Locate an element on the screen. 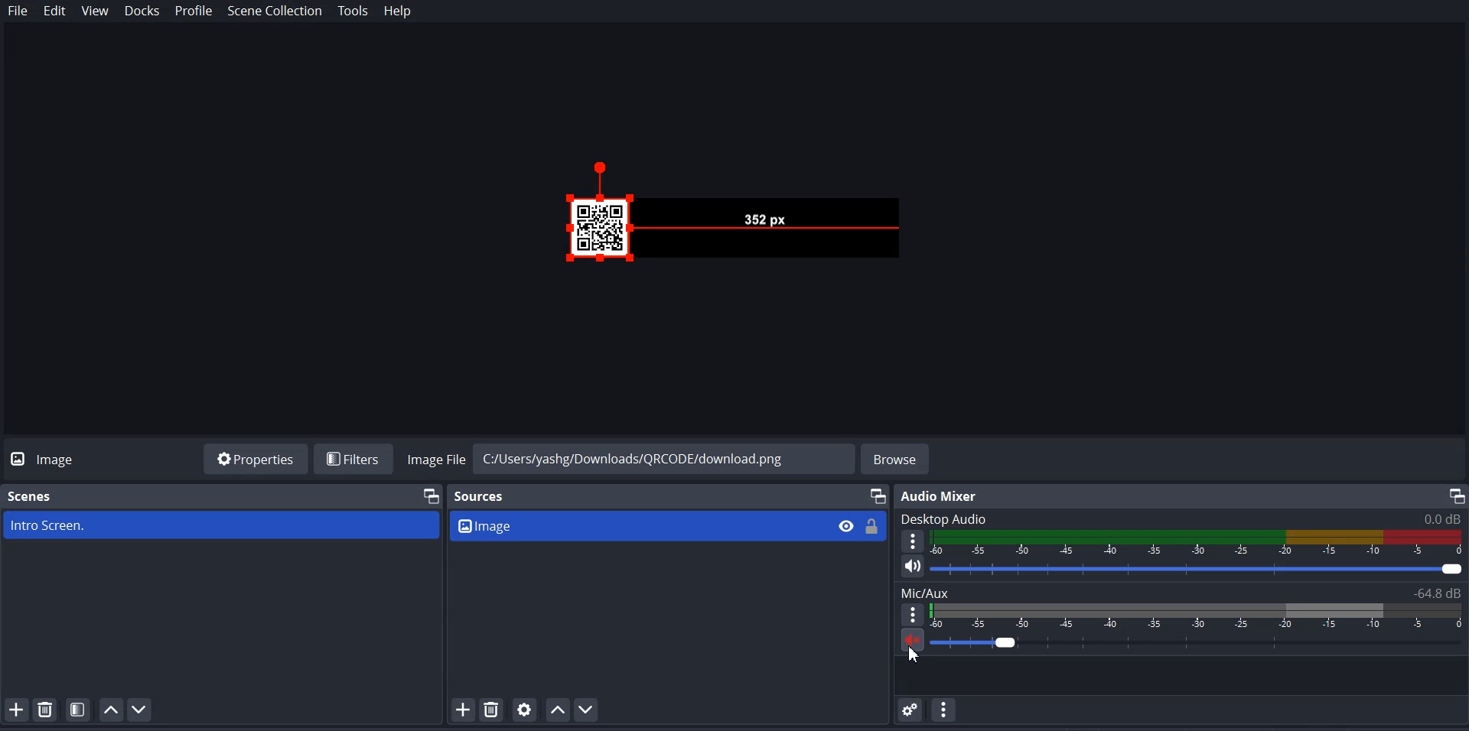 This screenshot has height=731, width=1469. Move scene Up is located at coordinates (109, 710).